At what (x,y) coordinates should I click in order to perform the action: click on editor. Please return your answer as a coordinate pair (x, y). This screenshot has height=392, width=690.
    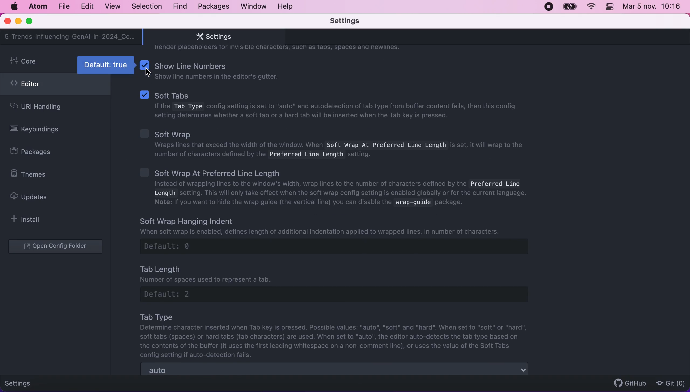
    Looking at the image, I should click on (55, 86).